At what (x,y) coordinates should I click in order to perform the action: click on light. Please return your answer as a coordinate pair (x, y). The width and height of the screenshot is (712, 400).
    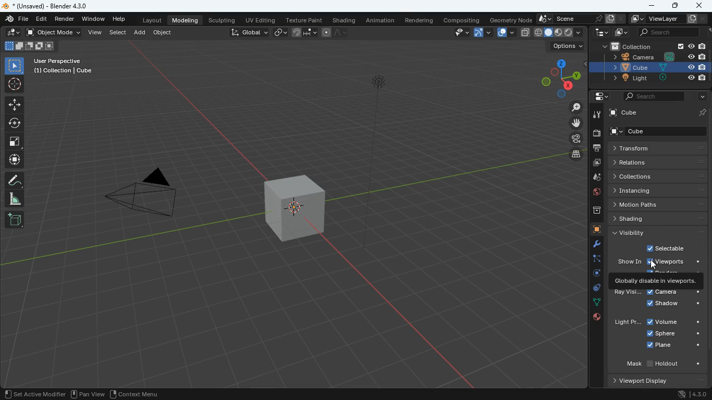
    Looking at the image, I should click on (628, 323).